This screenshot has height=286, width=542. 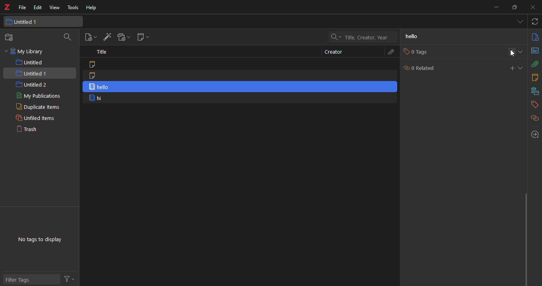 What do you see at coordinates (27, 52) in the screenshot?
I see `my library` at bounding box center [27, 52].